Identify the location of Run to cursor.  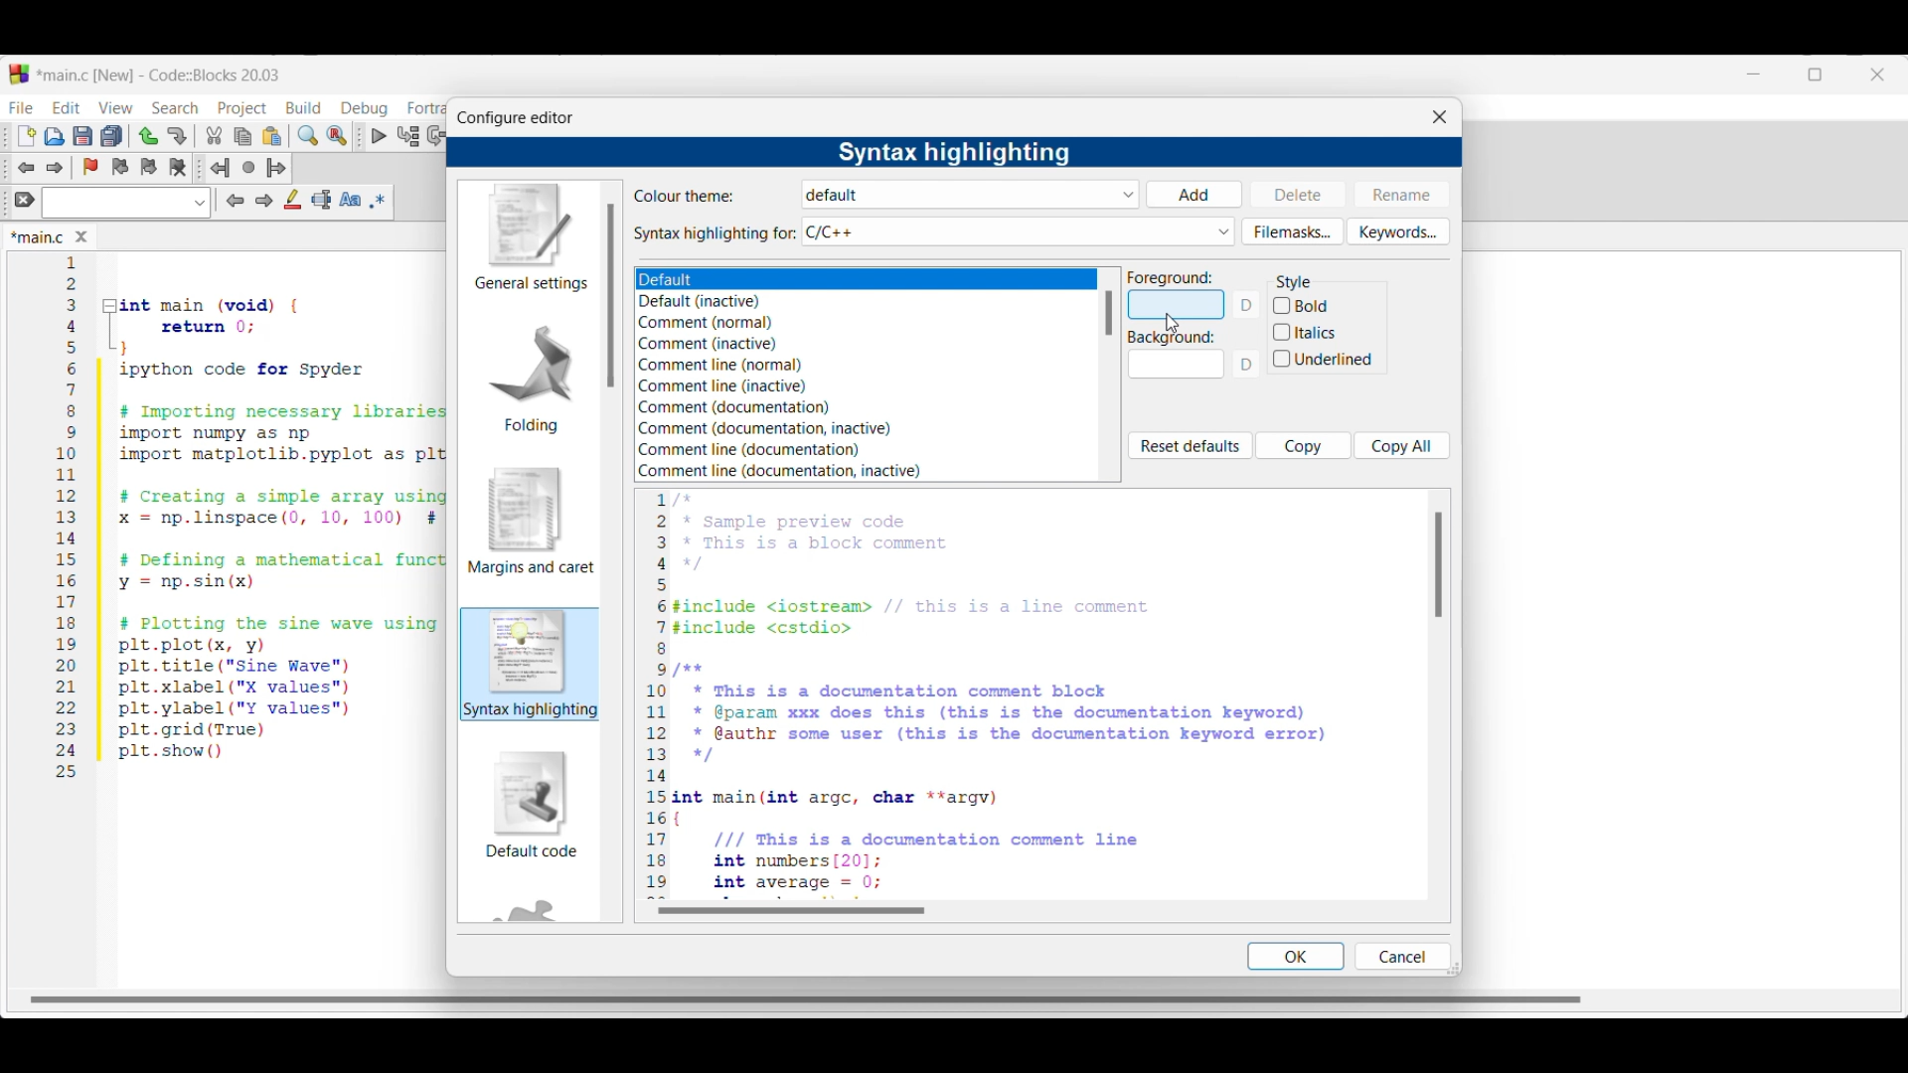
(408, 135).